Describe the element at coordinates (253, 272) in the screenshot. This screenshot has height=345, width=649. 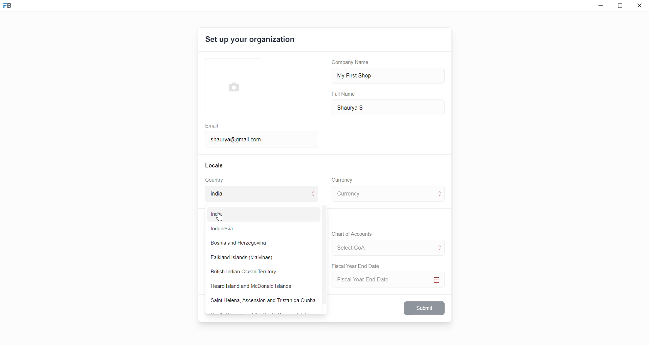
I see `British Indian Ocean Territory` at that location.